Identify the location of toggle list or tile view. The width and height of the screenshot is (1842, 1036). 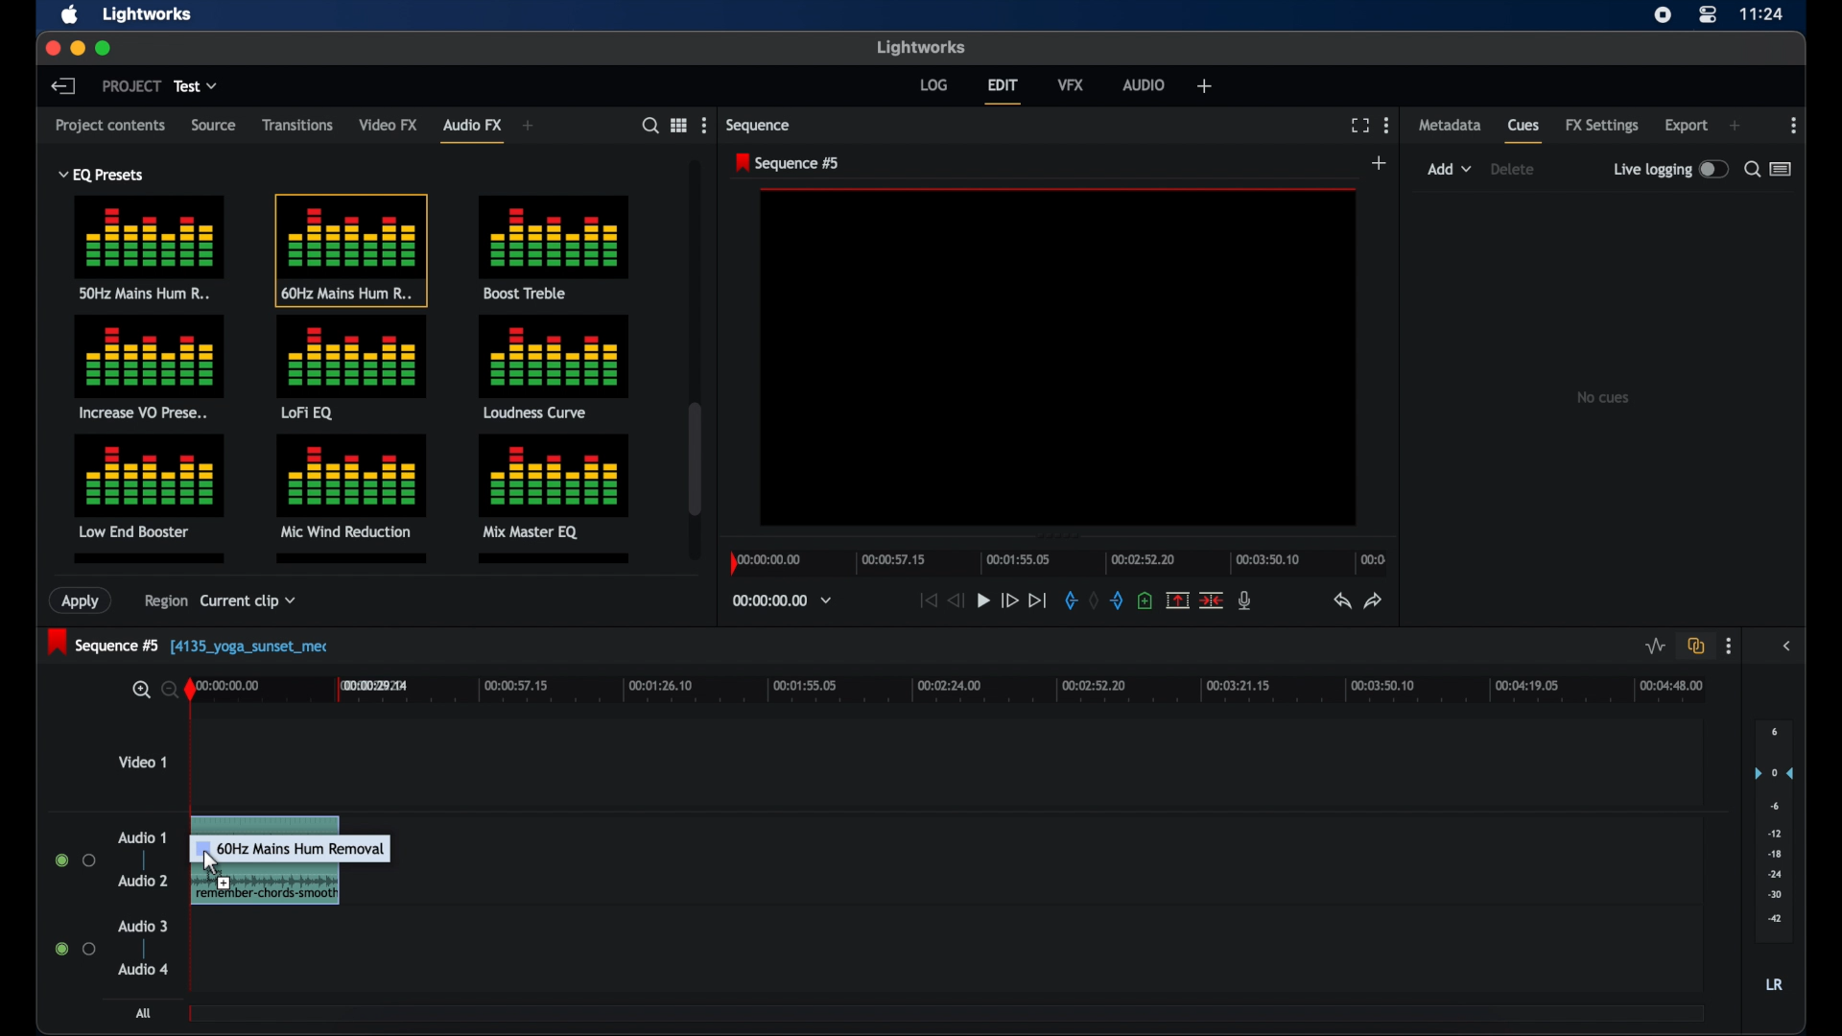
(678, 124).